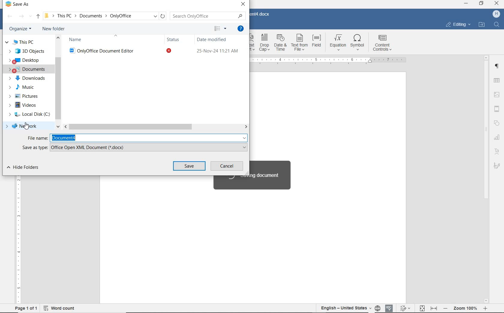  I want to click on DOWNLOADS, so click(27, 79).